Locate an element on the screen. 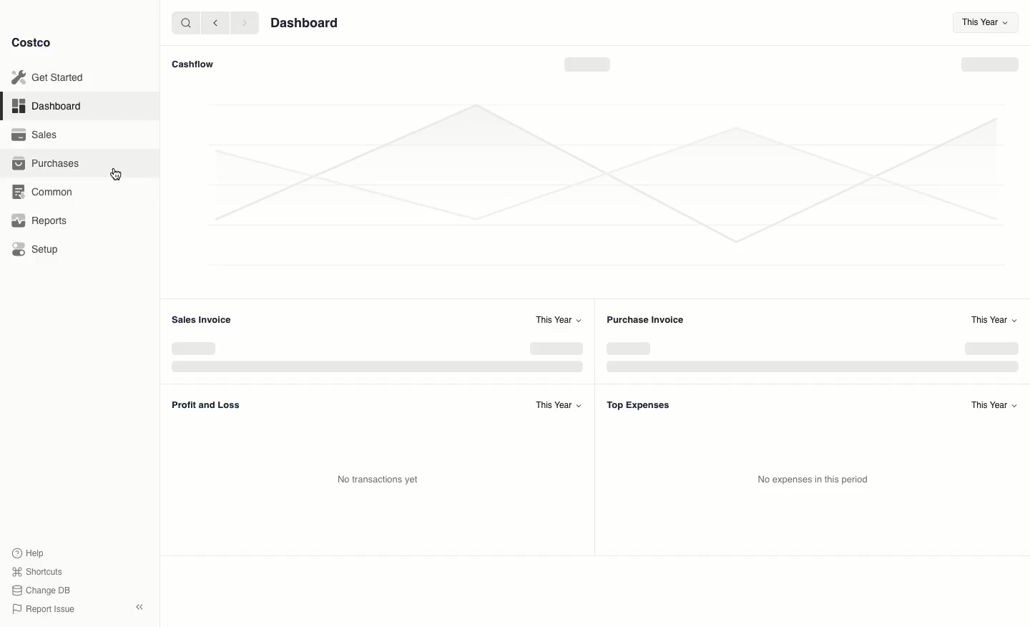 Image resolution: width=1030 pixels, height=627 pixels. “This Year is located at coordinates (556, 320).